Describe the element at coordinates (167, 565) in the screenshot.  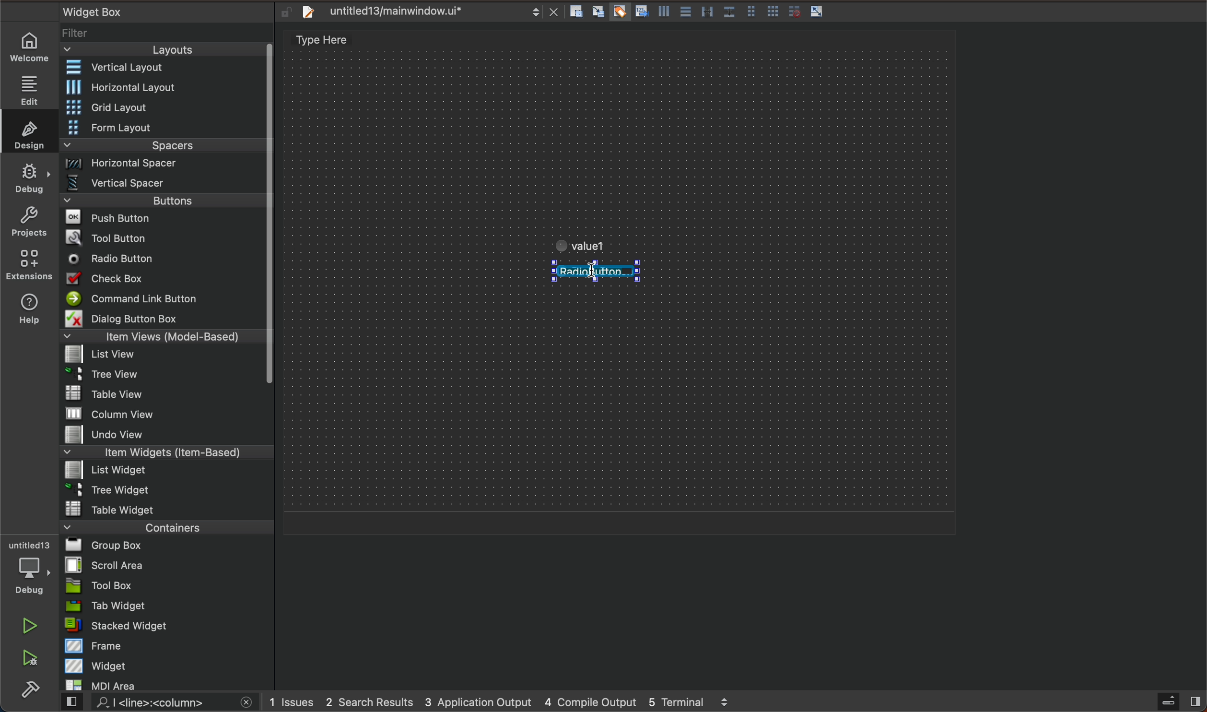
I see `scroll area` at that location.